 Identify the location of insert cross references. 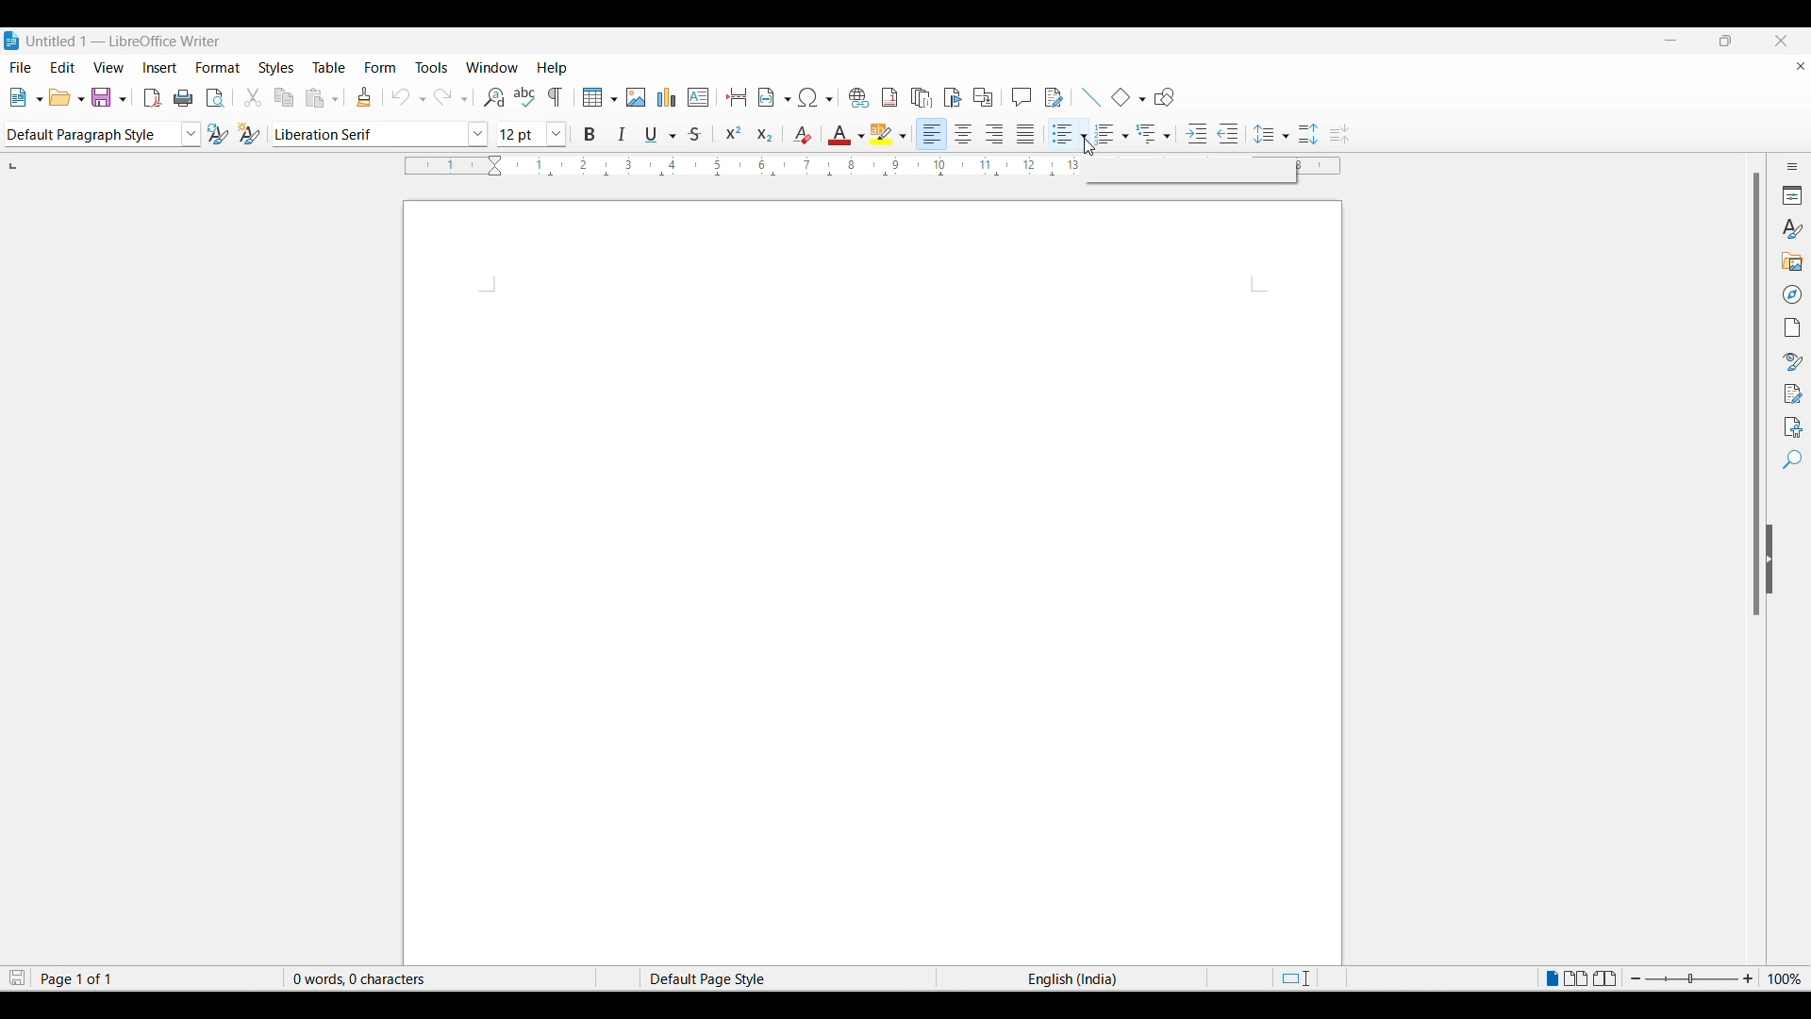
(987, 98).